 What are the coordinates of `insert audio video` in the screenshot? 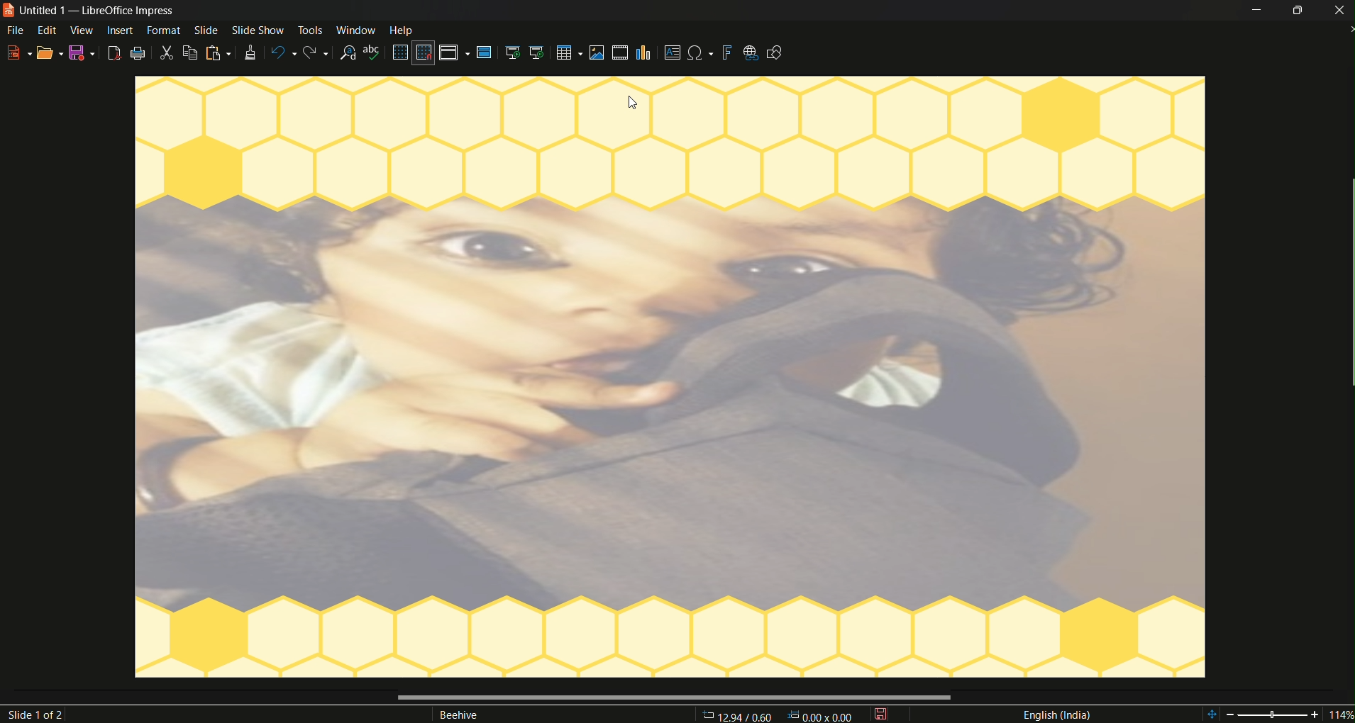 It's located at (621, 52).